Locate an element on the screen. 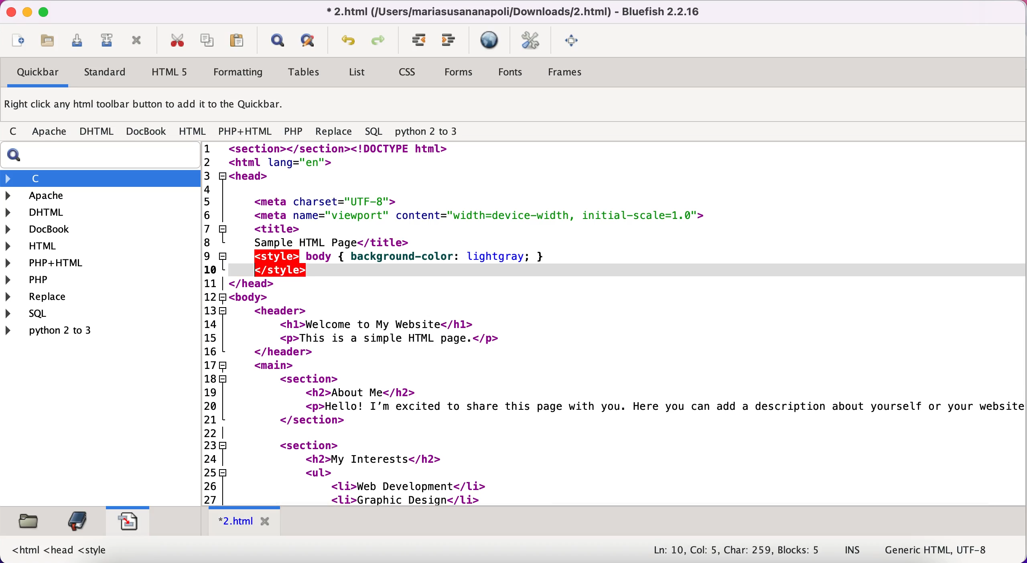 The height and width of the screenshot is (563, 1027). html is located at coordinates (193, 132).